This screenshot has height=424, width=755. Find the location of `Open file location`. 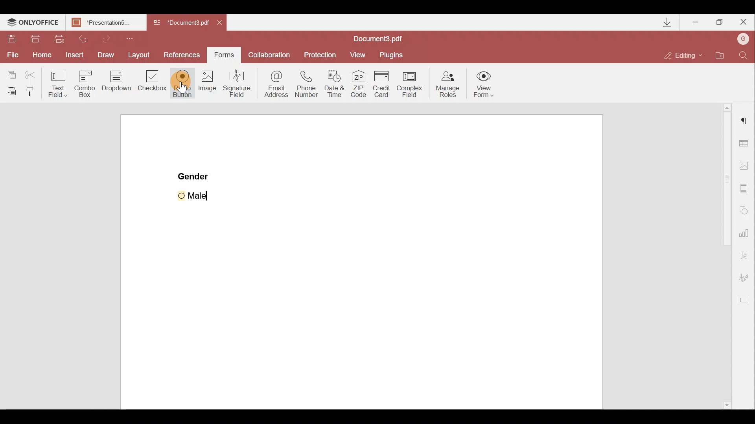

Open file location is located at coordinates (724, 54).